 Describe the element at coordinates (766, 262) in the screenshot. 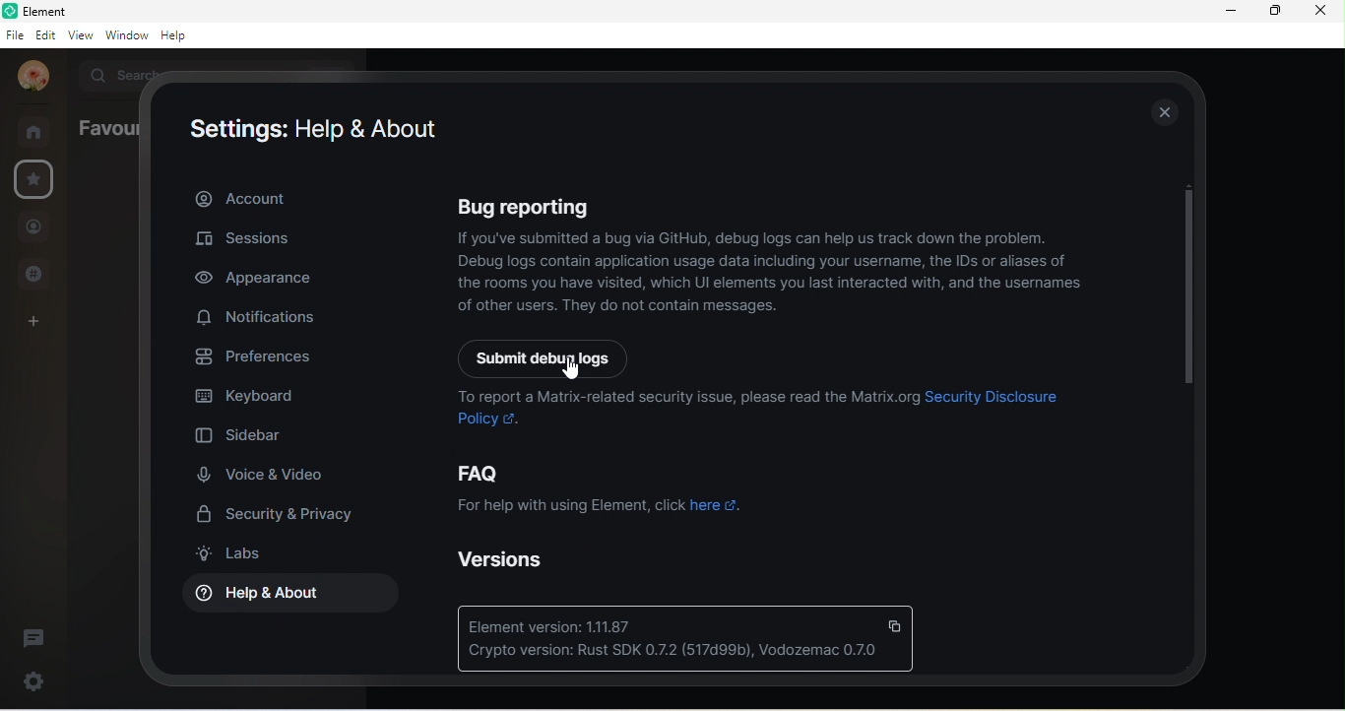

I see `debug logs containt application usage data including your username, the IDs or aliases of` at that location.